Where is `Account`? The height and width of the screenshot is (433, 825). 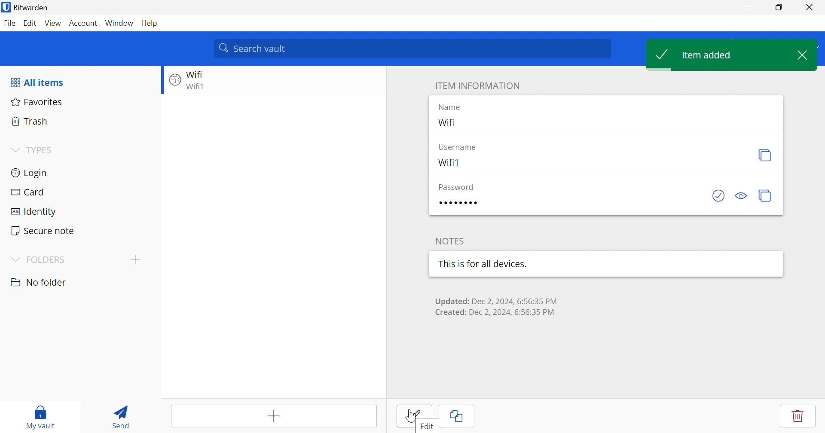 Account is located at coordinates (84, 25).